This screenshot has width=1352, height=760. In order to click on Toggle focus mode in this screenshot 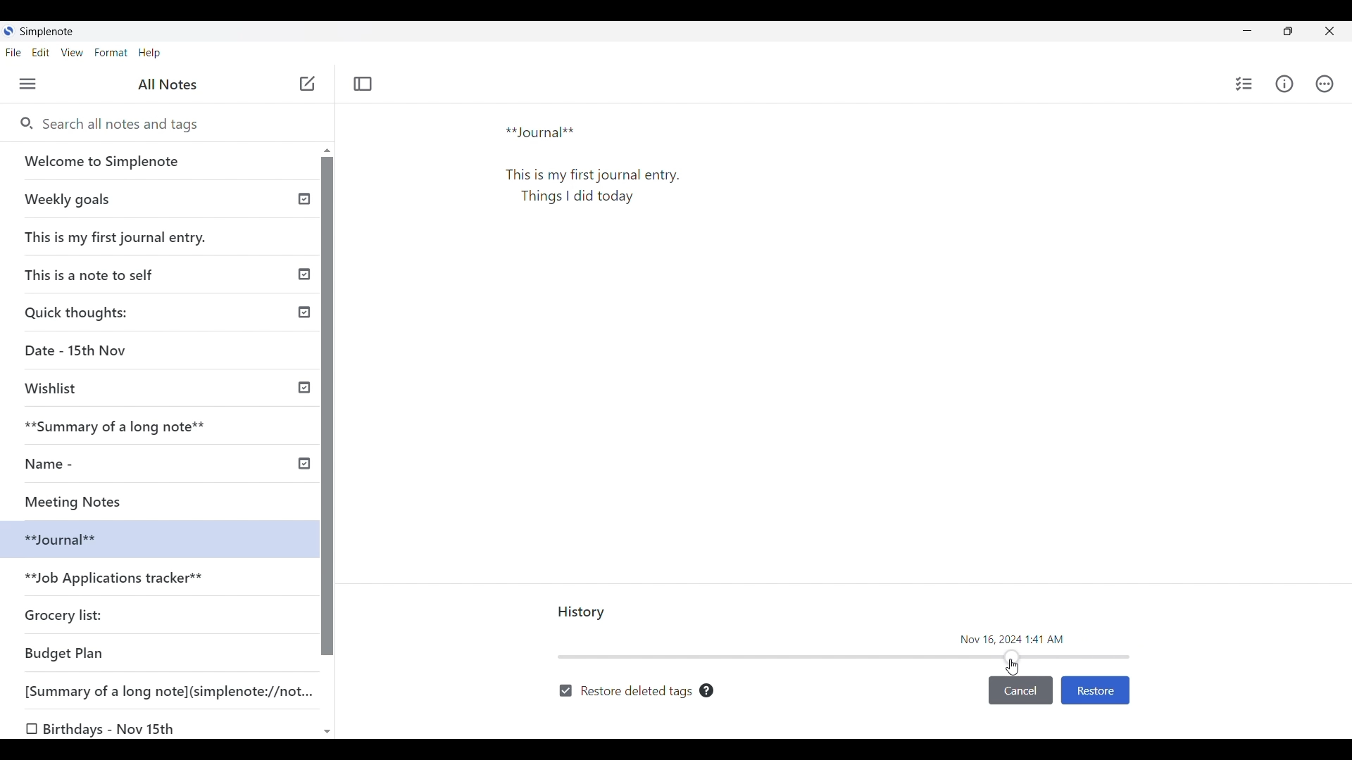, I will do `click(363, 84)`.